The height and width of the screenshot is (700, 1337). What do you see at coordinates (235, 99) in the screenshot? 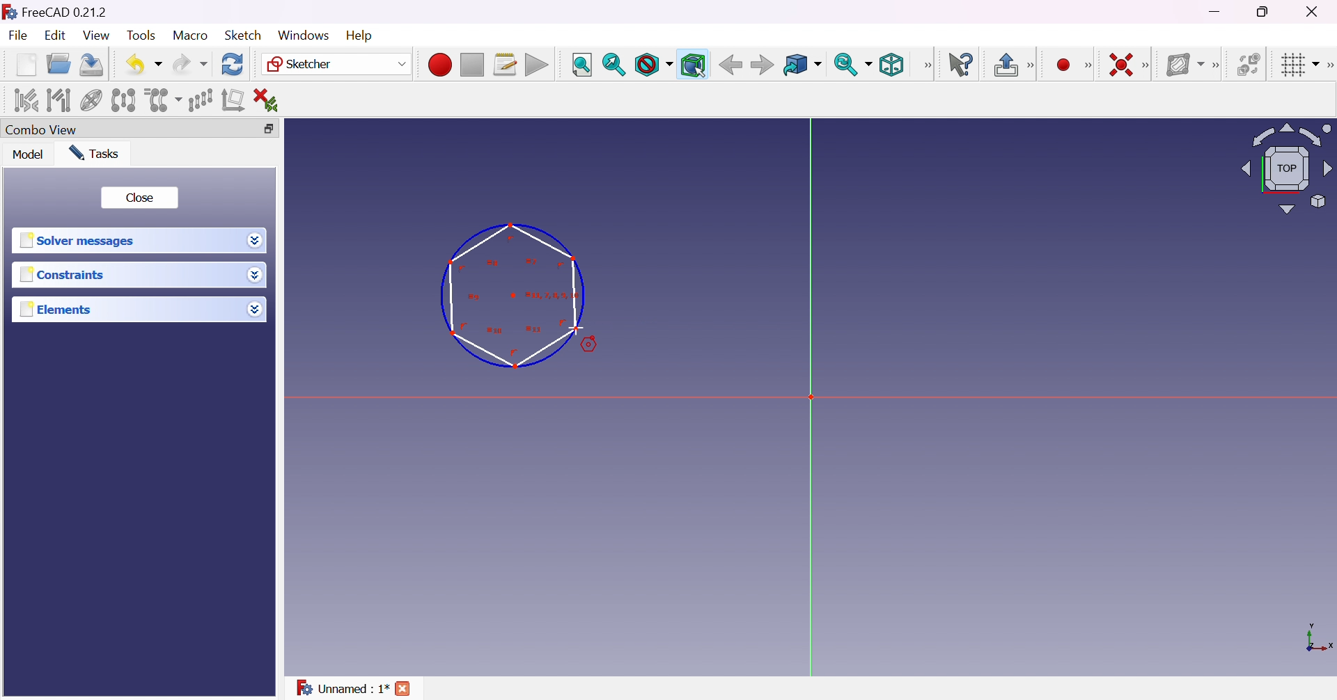
I see `Remove axis alignment` at bounding box center [235, 99].